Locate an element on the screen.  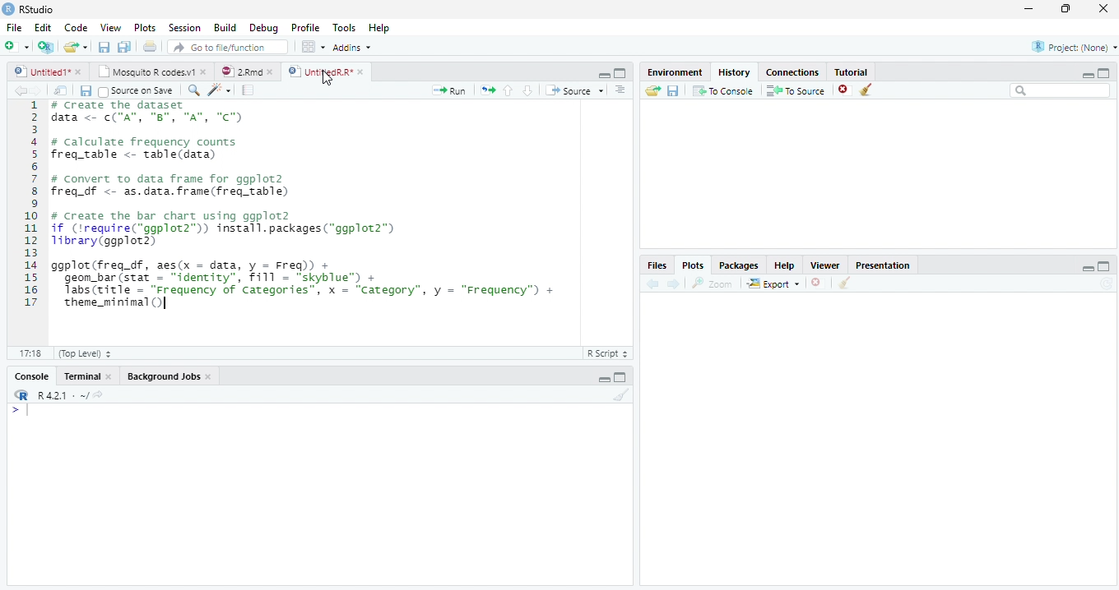
Open an existing file is located at coordinates (77, 48).